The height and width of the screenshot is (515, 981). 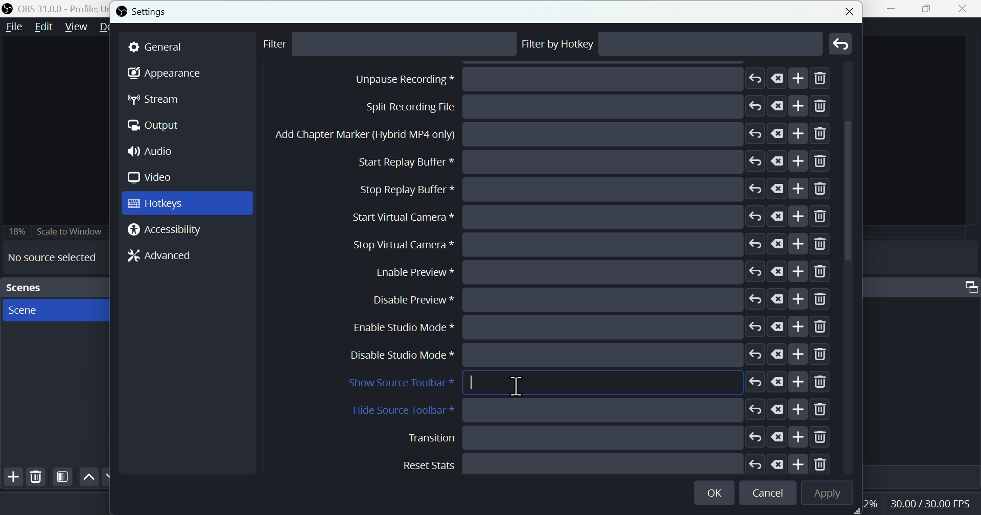 What do you see at coordinates (595, 462) in the screenshot?
I see `Enable studio mode` at bounding box center [595, 462].